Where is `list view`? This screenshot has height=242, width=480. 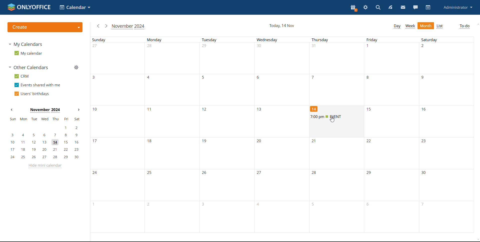
list view is located at coordinates (440, 26).